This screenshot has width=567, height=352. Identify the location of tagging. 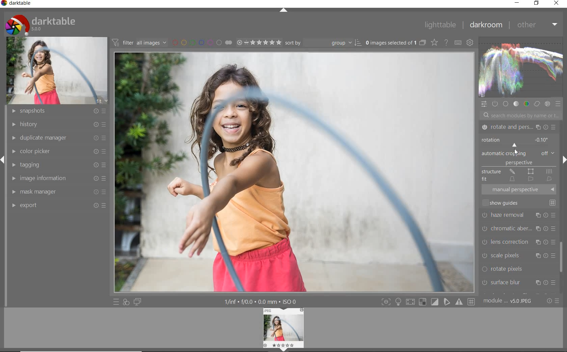
(58, 165).